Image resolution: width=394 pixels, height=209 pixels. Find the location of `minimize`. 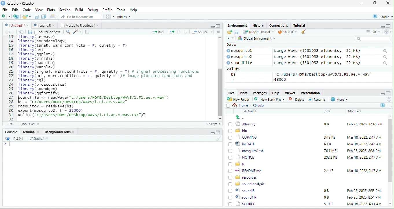

minimize is located at coordinates (382, 93).